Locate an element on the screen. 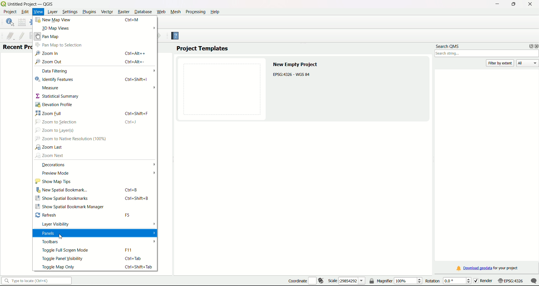  Toolbars is located at coordinates (50, 242).